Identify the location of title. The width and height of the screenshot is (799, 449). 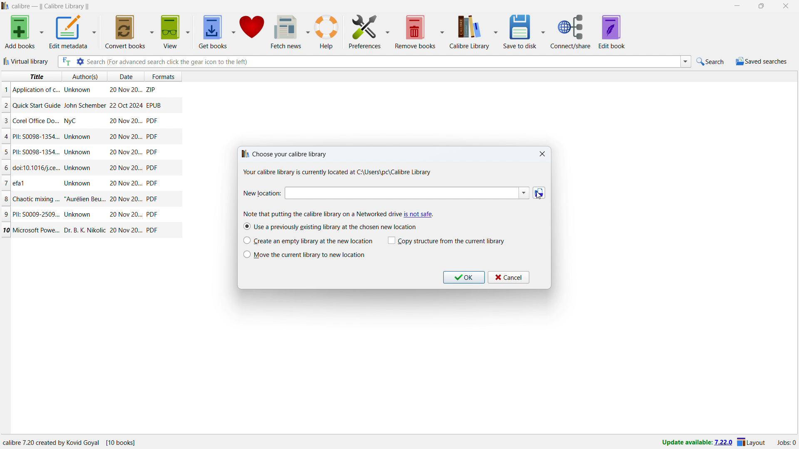
(51, 7).